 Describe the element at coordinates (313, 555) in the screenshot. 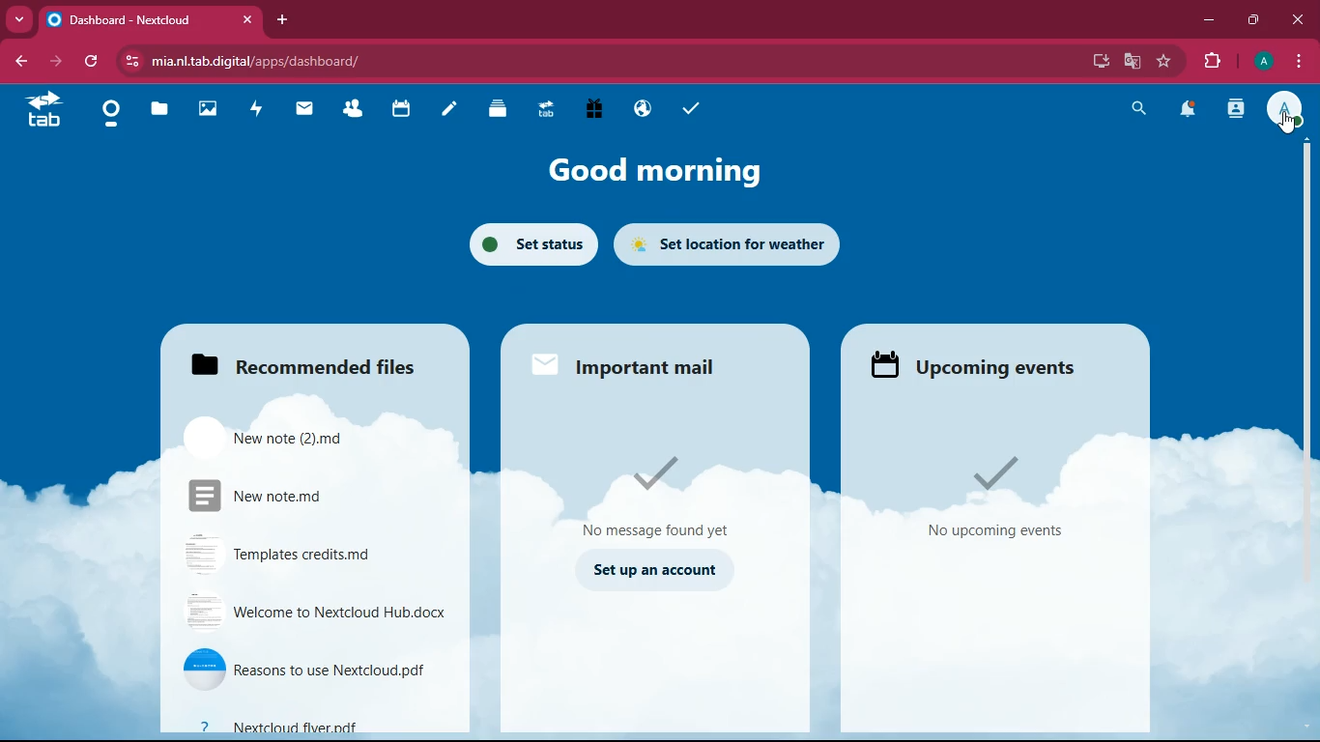

I see `file` at that location.